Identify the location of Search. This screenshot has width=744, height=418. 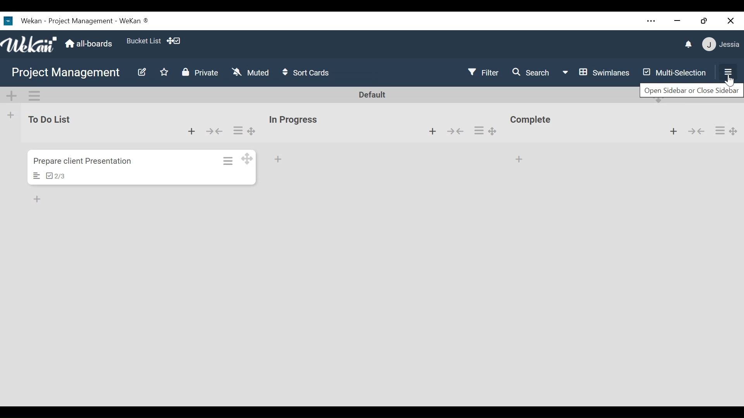
(532, 74).